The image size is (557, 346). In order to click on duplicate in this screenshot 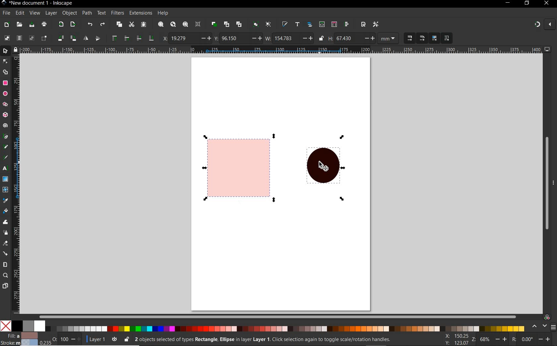, I will do `click(215, 25)`.